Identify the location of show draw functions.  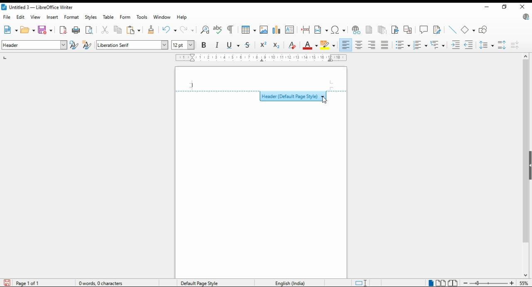
(484, 30).